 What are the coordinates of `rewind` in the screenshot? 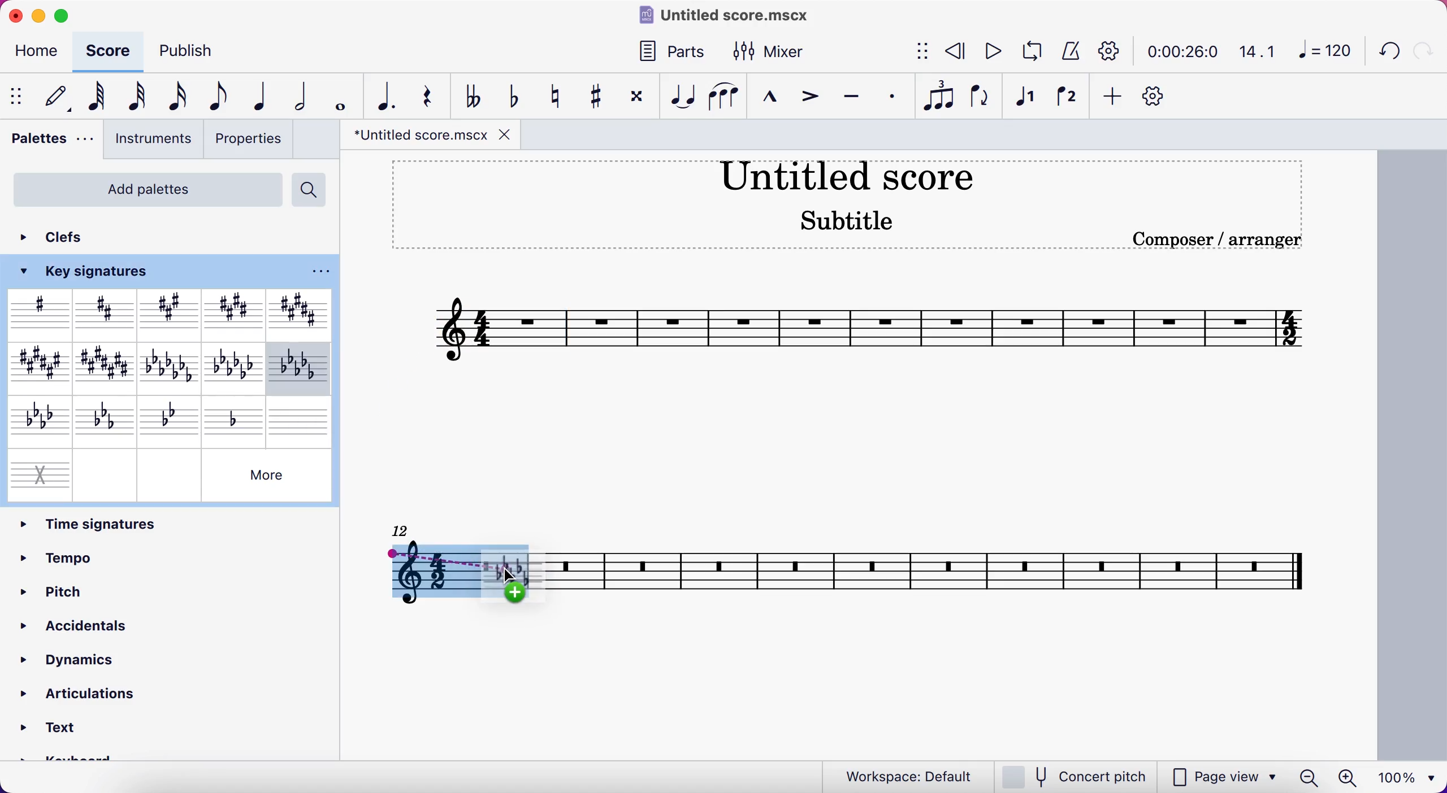 It's located at (955, 51).